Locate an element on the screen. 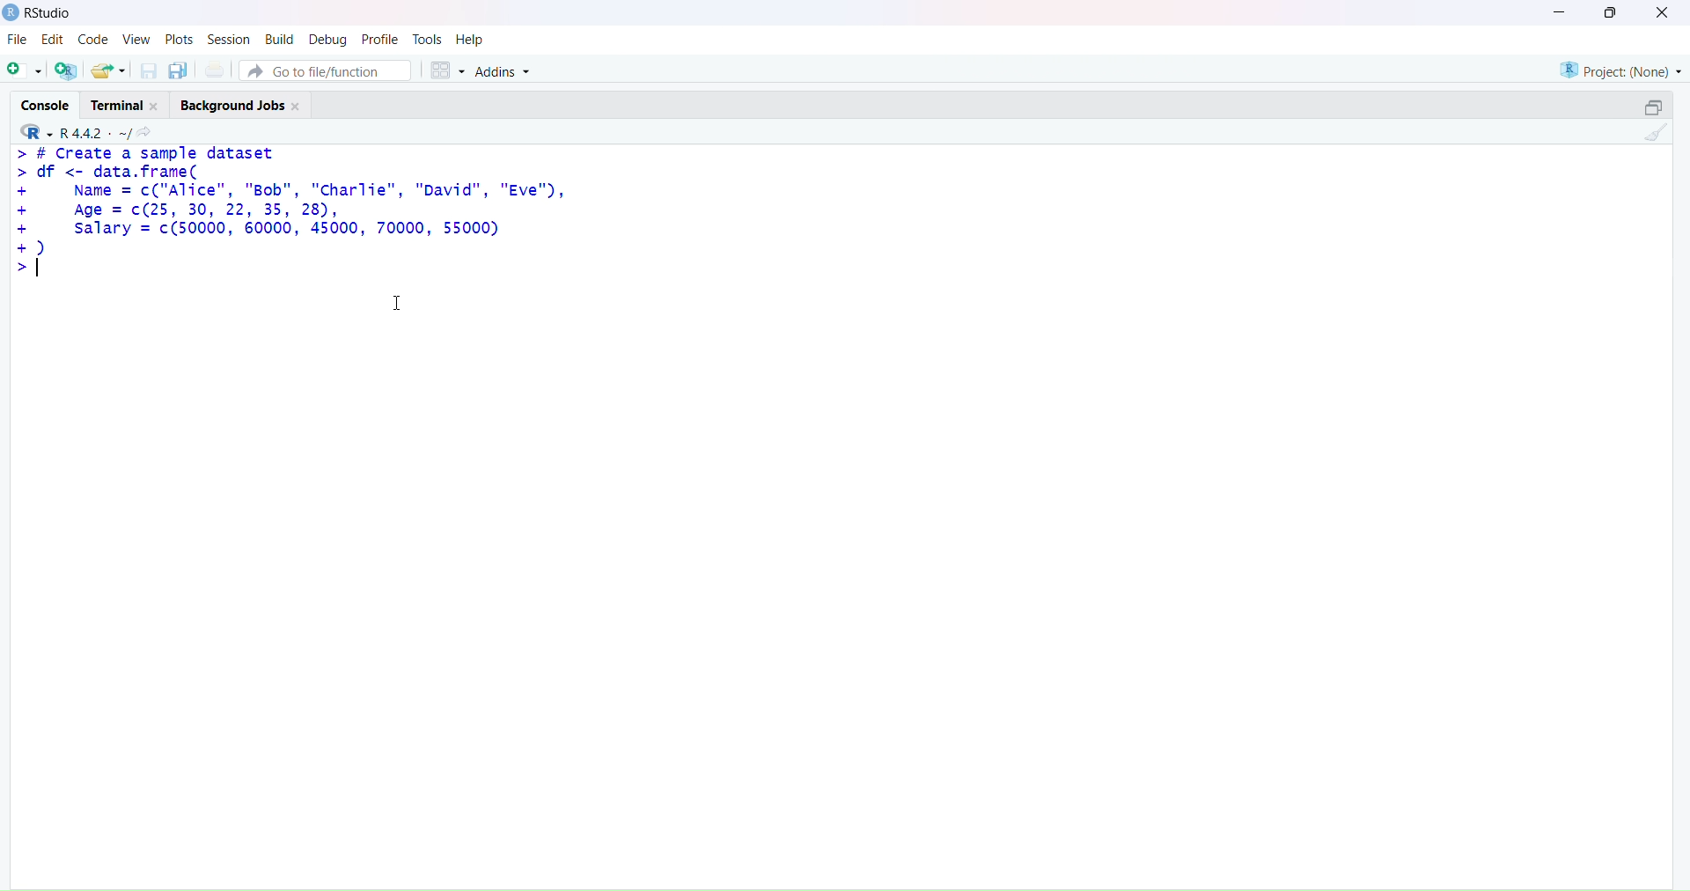 This screenshot has width=1690, height=891. session is located at coordinates (230, 40).